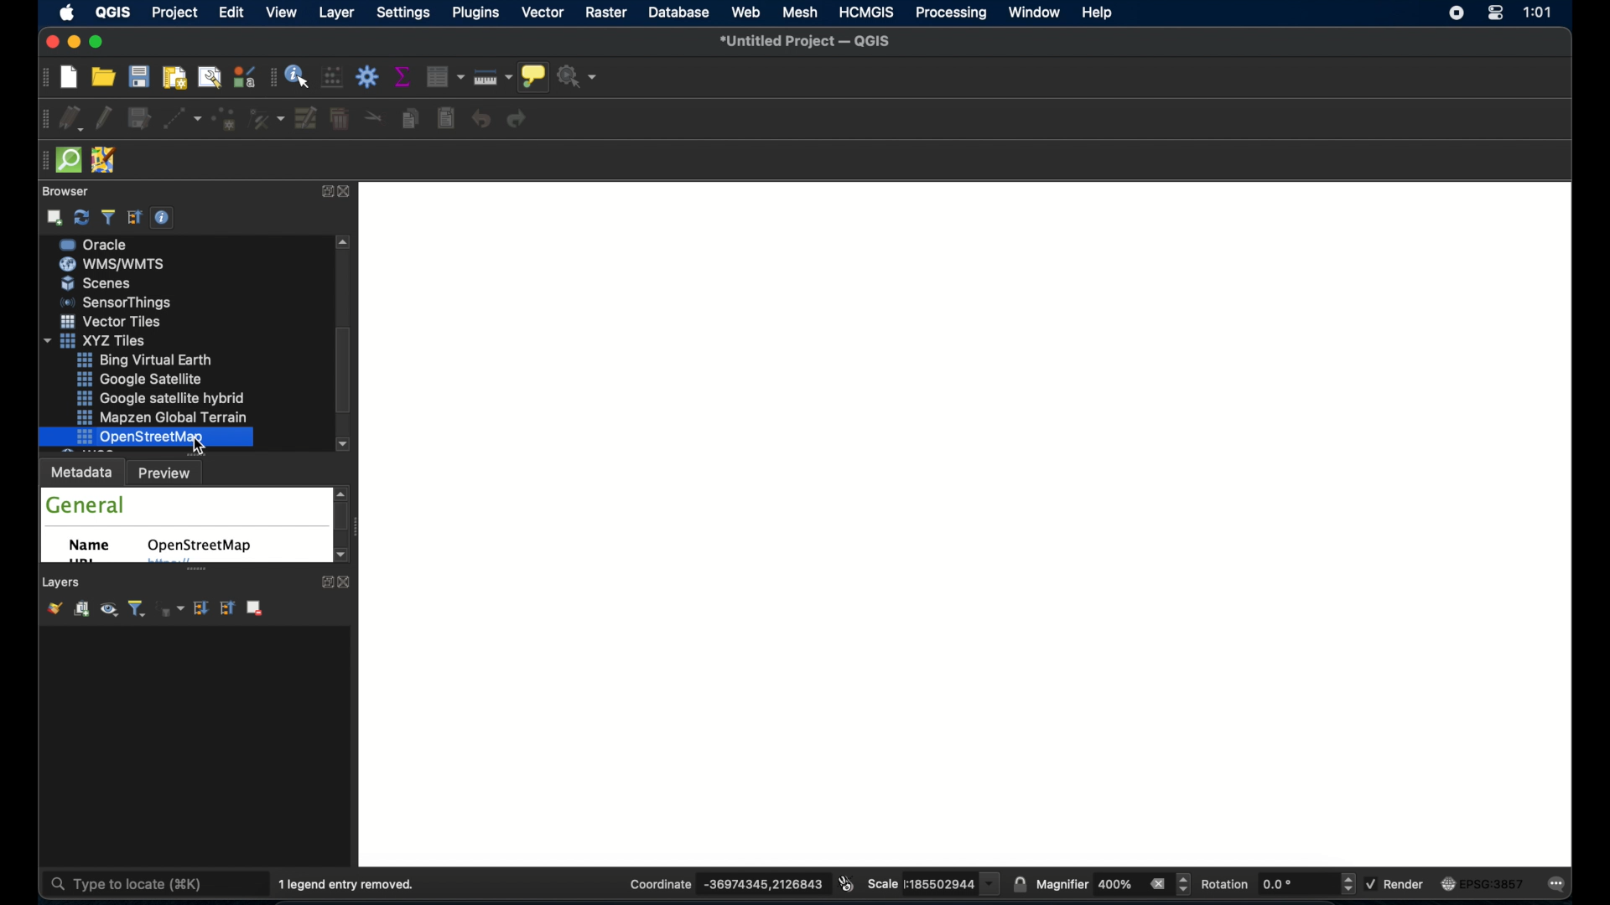  What do you see at coordinates (168, 564) in the screenshot?
I see `obscured text` at bounding box center [168, 564].